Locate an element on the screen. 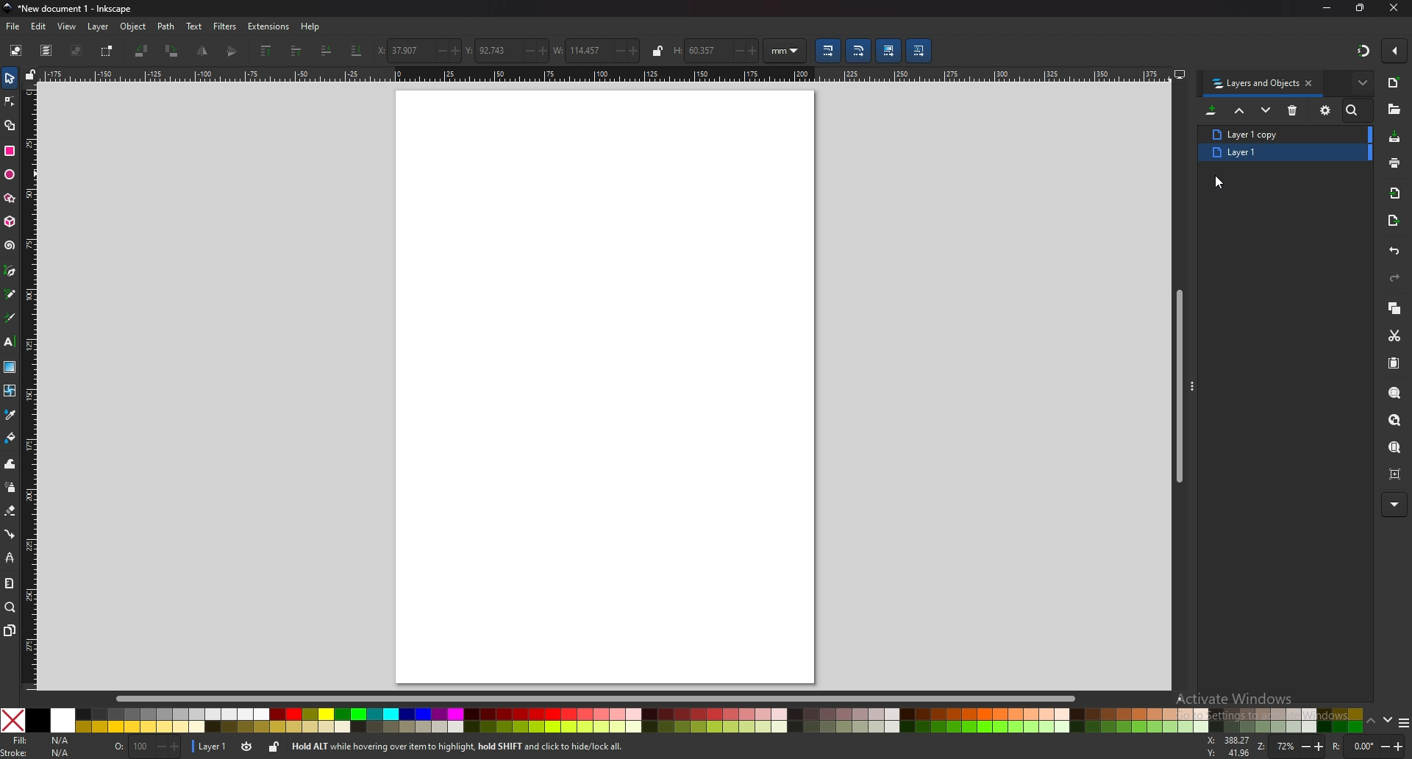  increase is located at coordinates (454, 51).